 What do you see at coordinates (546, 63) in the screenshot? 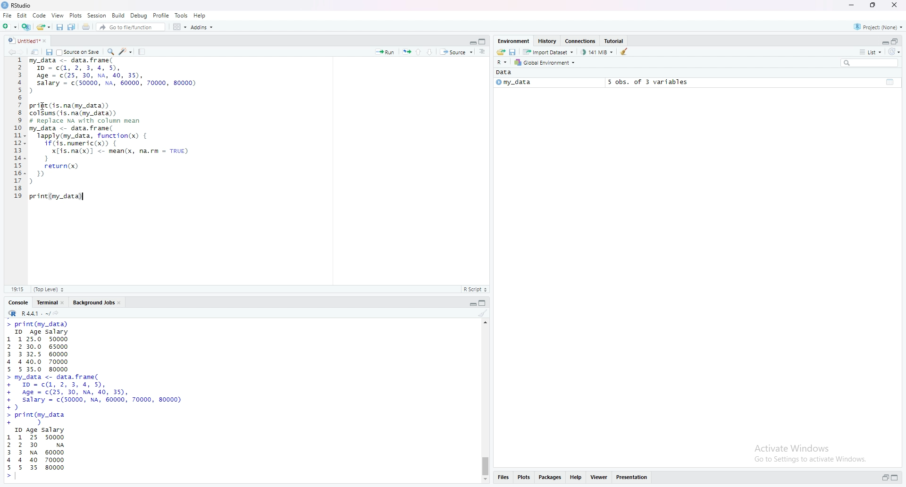
I see `global environment` at bounding box center [546, 63].